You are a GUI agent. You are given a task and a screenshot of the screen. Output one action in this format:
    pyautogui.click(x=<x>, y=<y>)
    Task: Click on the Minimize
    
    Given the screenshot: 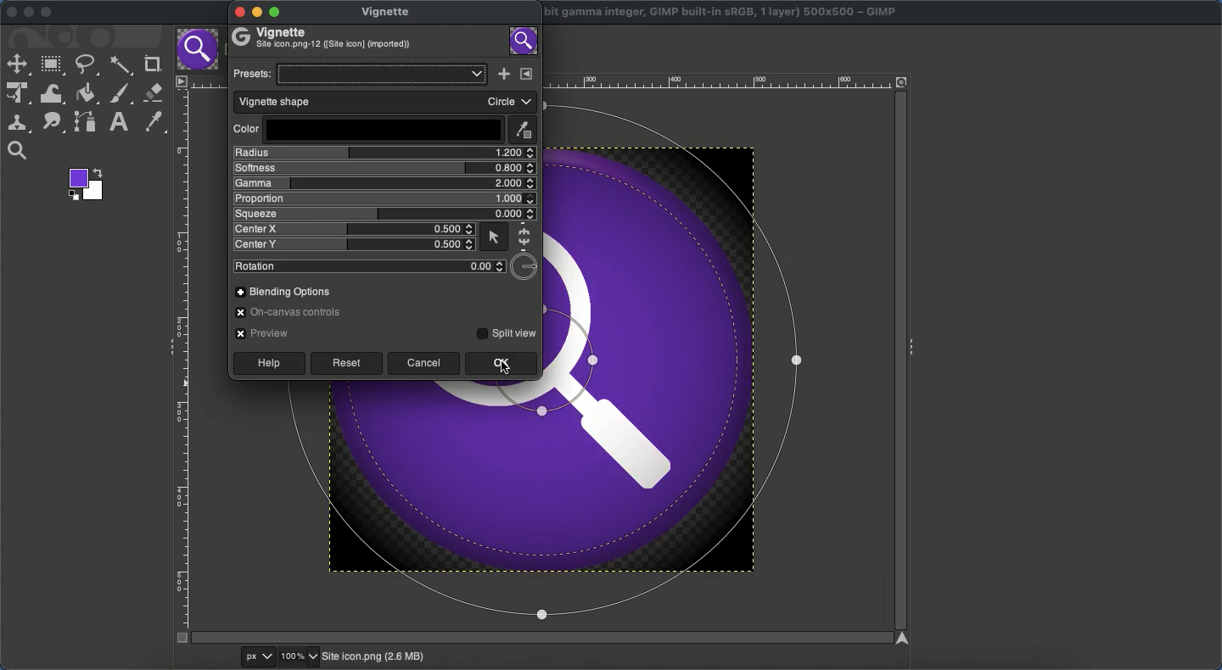 What is the action you would take?
    pyautogui.click(x=29, y=13)
    